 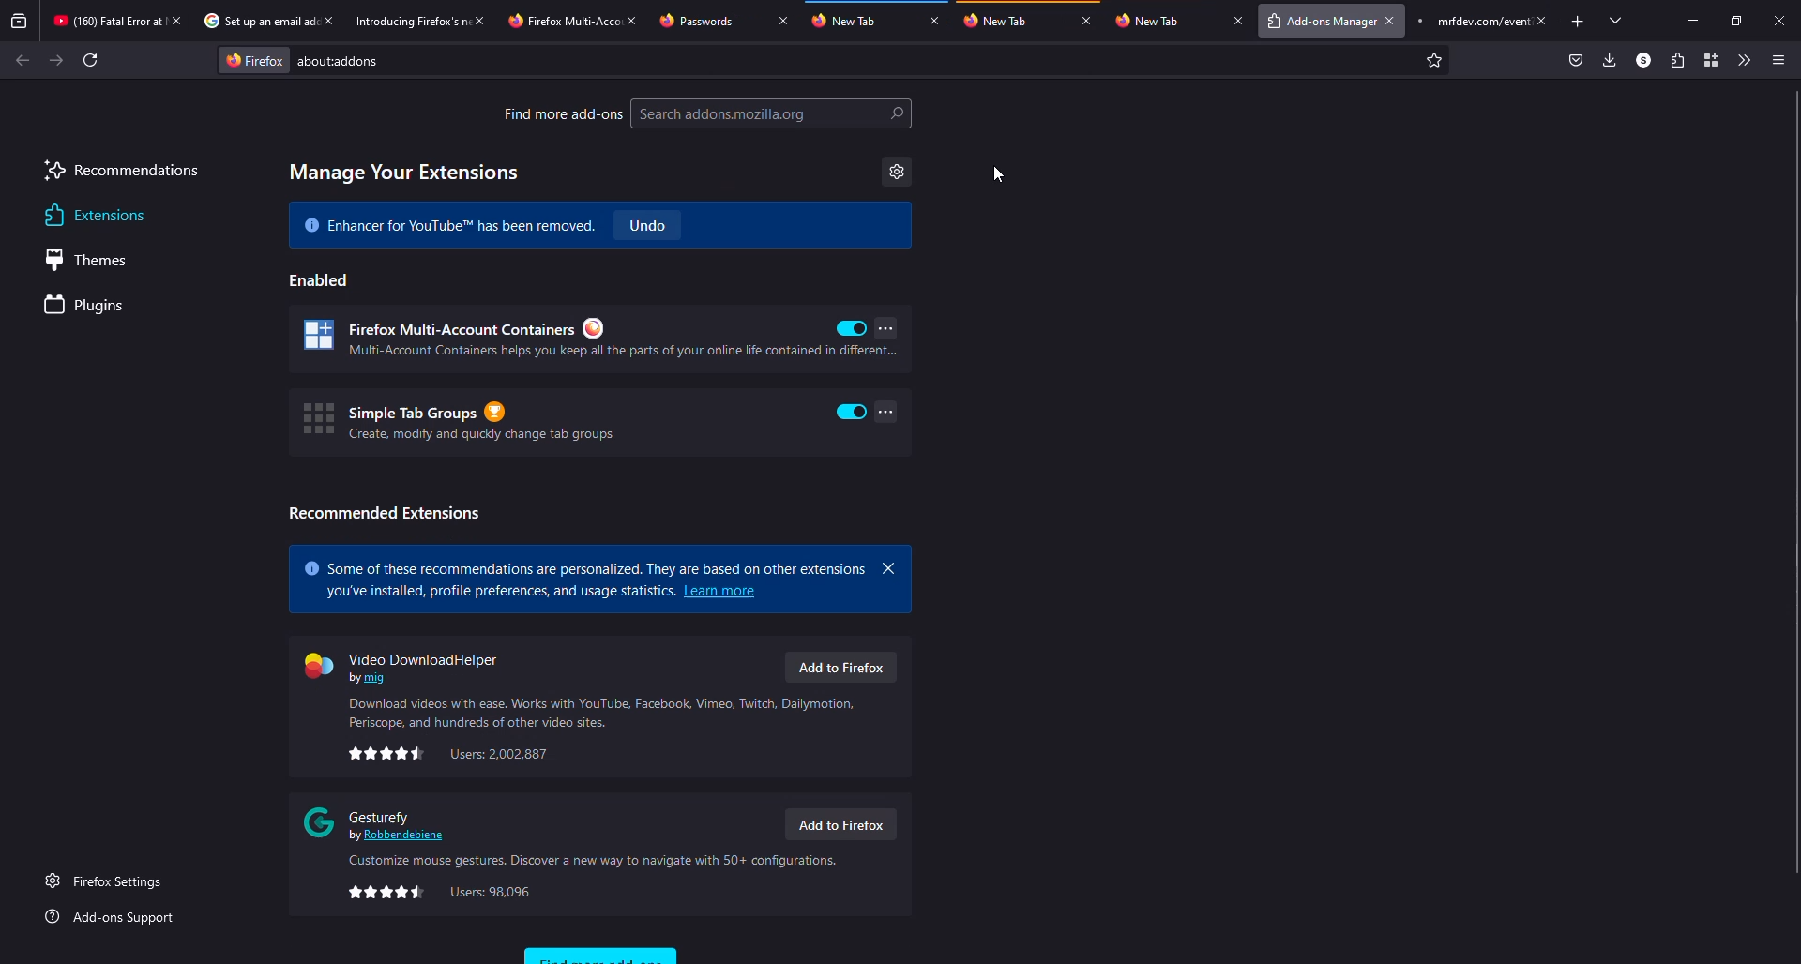 What do you see at coordinates (841, 668) in the screenshot?
I see `add to firefox` at bounding box center [841, 668].